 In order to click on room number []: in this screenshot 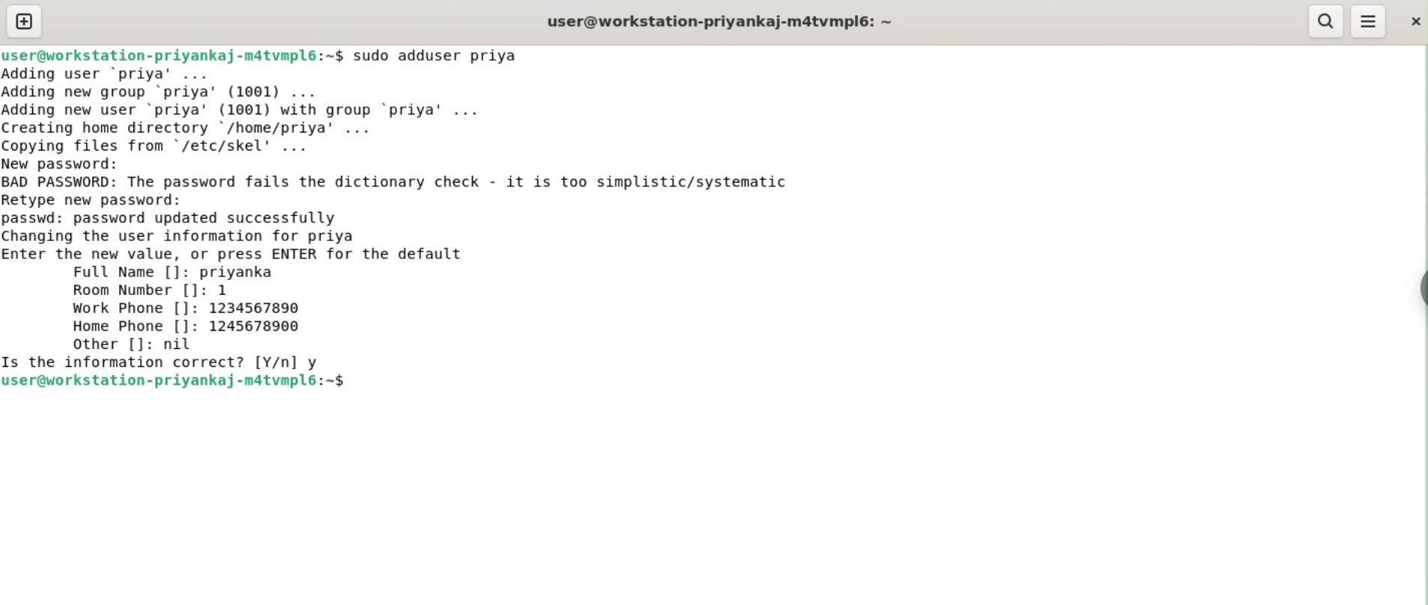, I will do `click(136, 292)`.